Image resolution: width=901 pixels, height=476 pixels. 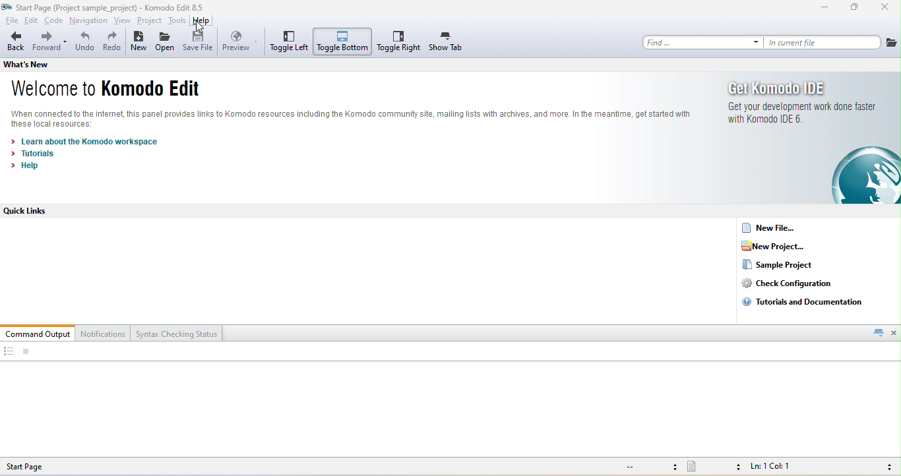 What do you see at coordinates (892, 42) in the screenshot?
I see `file` at bounding box center [892, 42].